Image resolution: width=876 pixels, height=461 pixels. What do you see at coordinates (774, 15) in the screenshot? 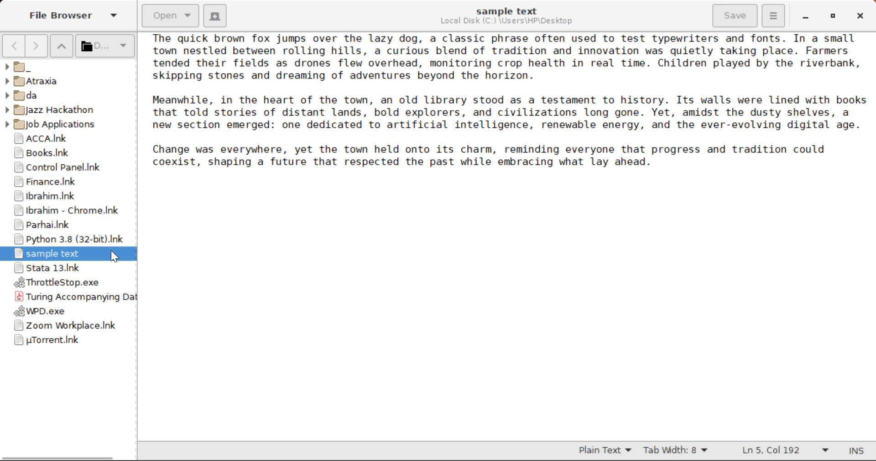
I see `More Options` at bounding box center [774, 15].